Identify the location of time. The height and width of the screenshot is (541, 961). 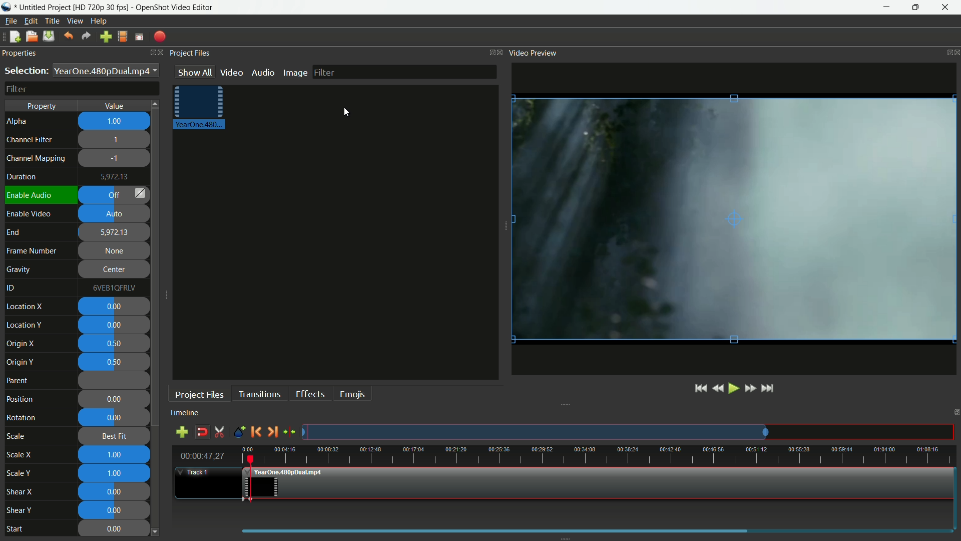
(601, 453).